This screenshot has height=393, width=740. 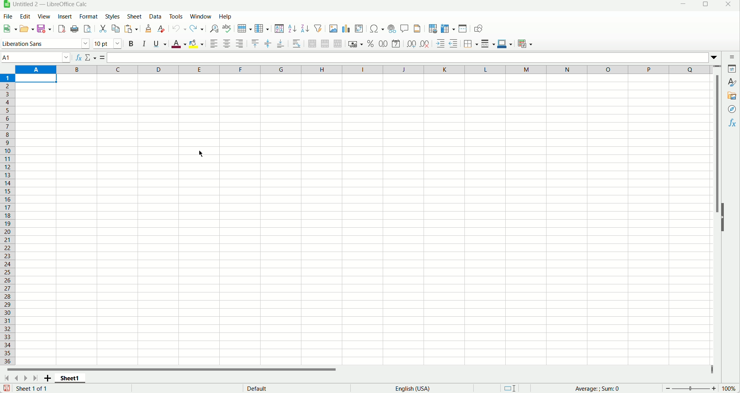 I want to click on Help, so click(x=226, y=16).